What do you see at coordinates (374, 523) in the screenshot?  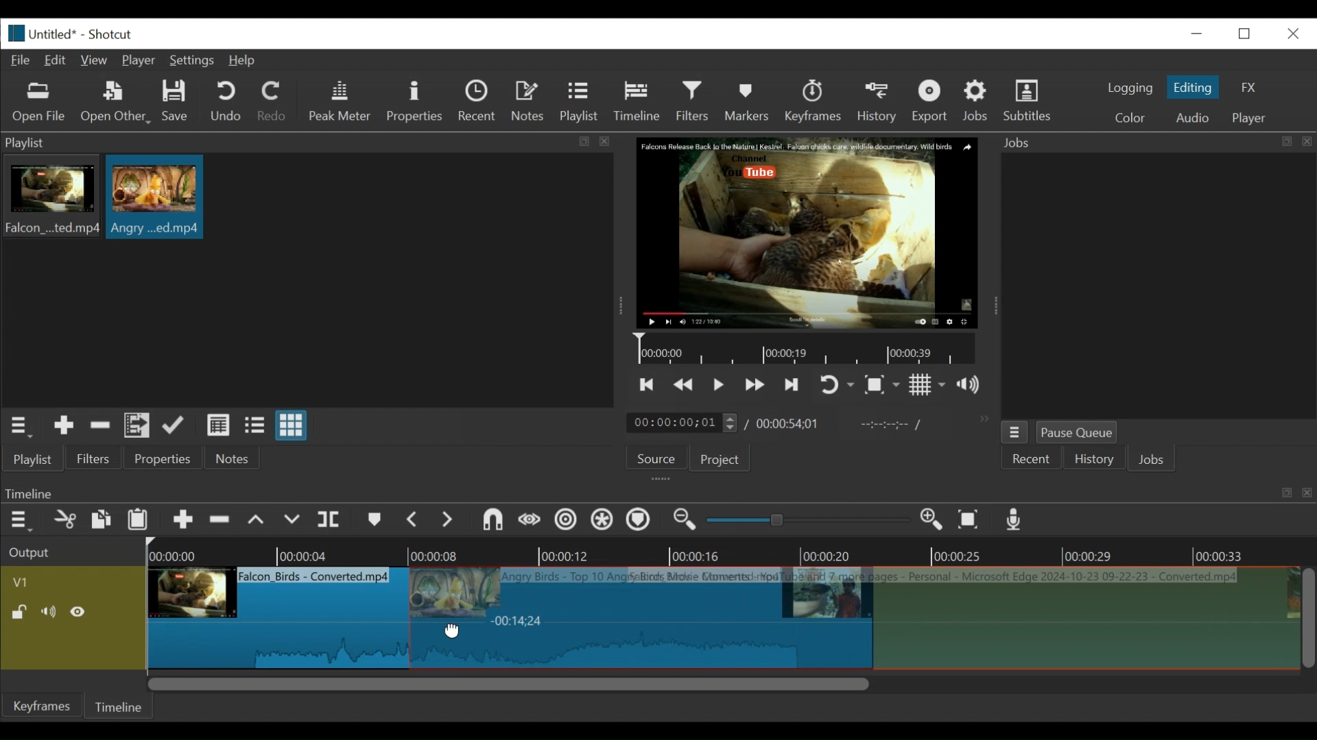 I see `markers` at bounding box center [374, 523].